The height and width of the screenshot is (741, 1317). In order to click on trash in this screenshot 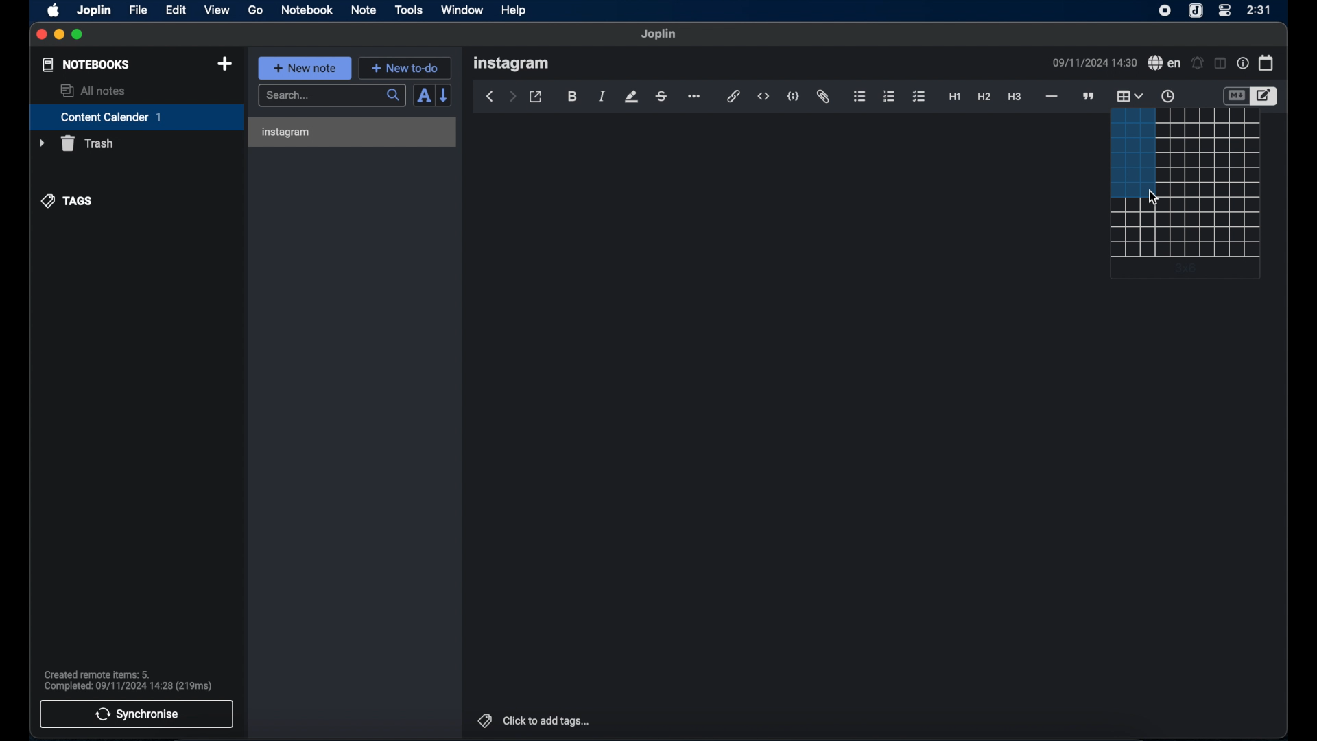, I will do `click(76, 143)`.